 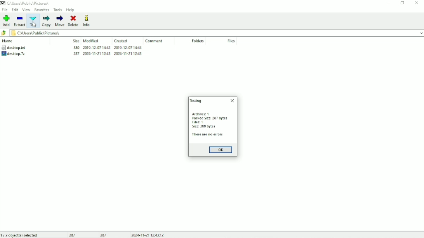 What do you see at coordinates (34, 21) in the screenshot?
I see `Test` at bounding box center [34, 21].